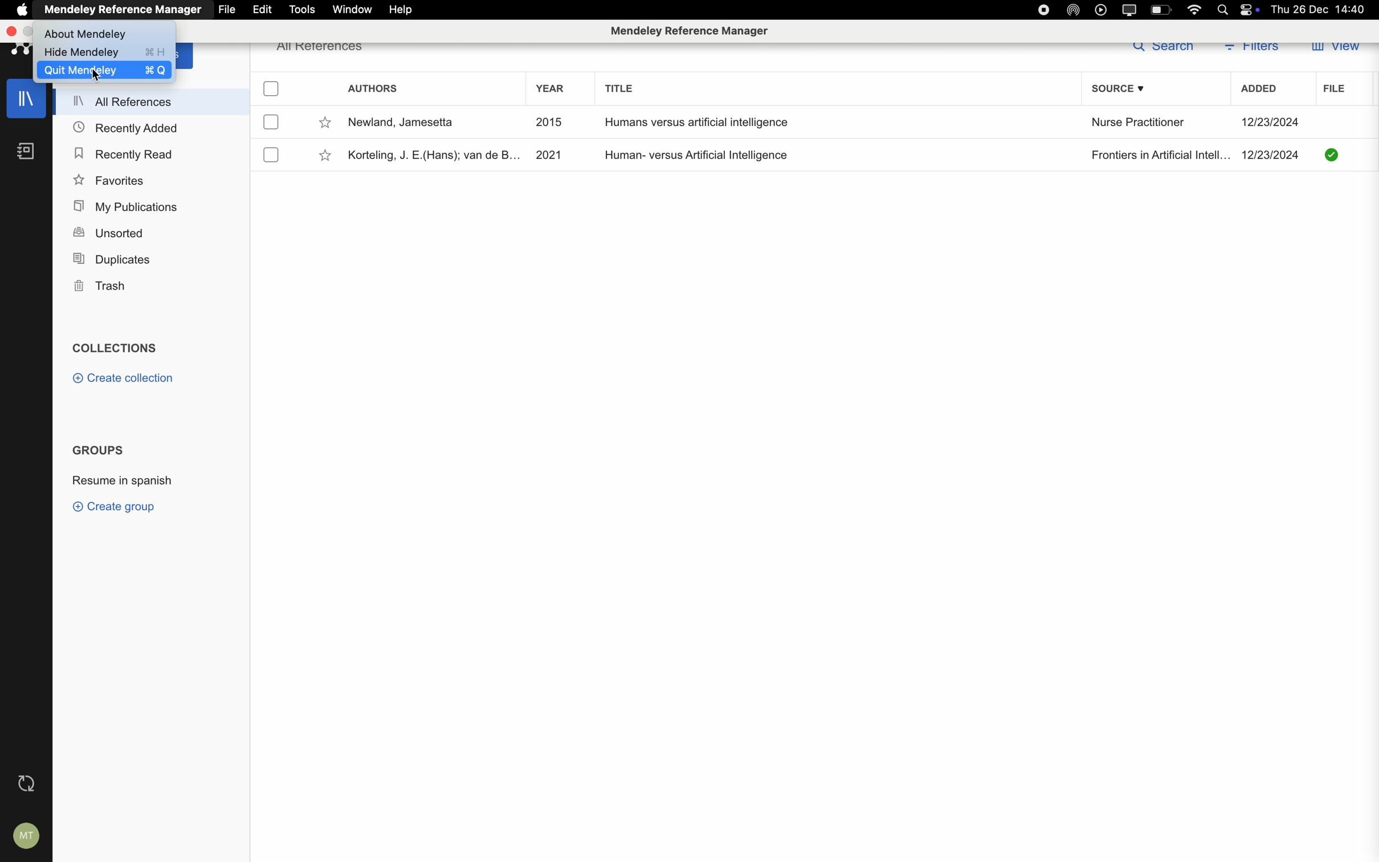 This screenshot has height=862, width=1379. What do you see at coordinates (30, 31) in the screenshot?
I see `minimize Mendeley` at bounding box center [30, 31].